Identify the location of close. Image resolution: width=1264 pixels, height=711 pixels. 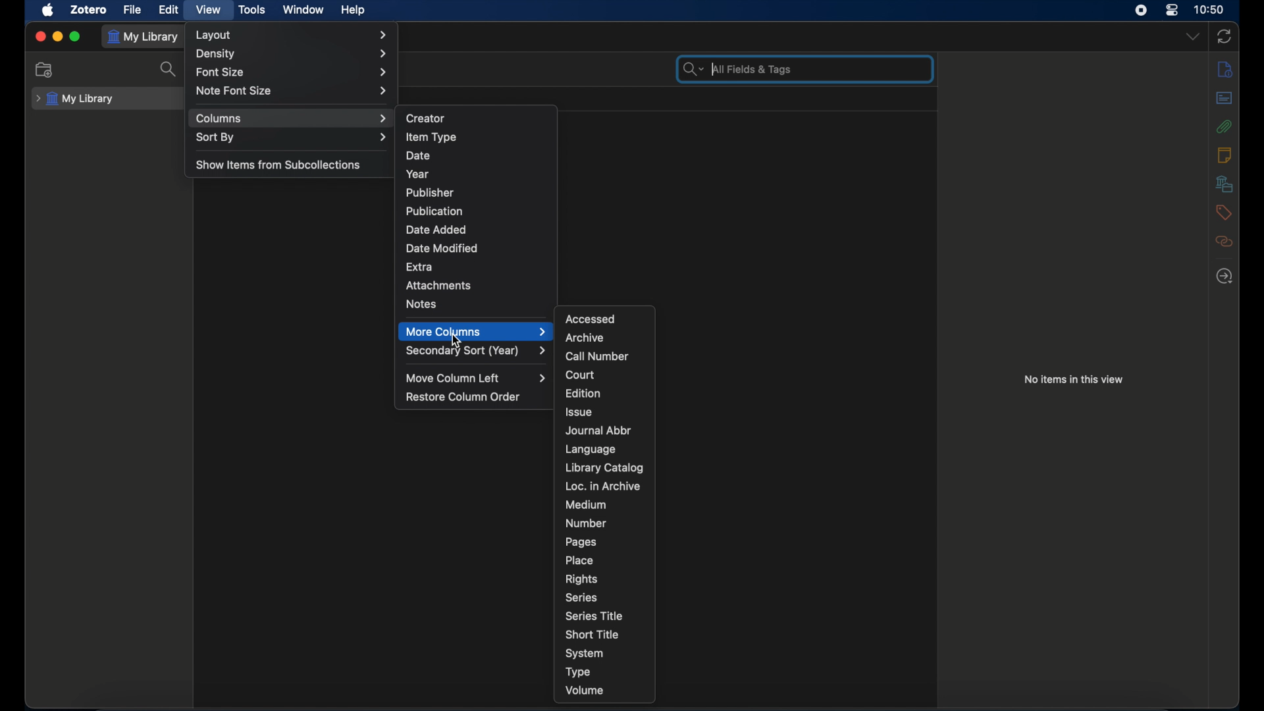
(39, 36).